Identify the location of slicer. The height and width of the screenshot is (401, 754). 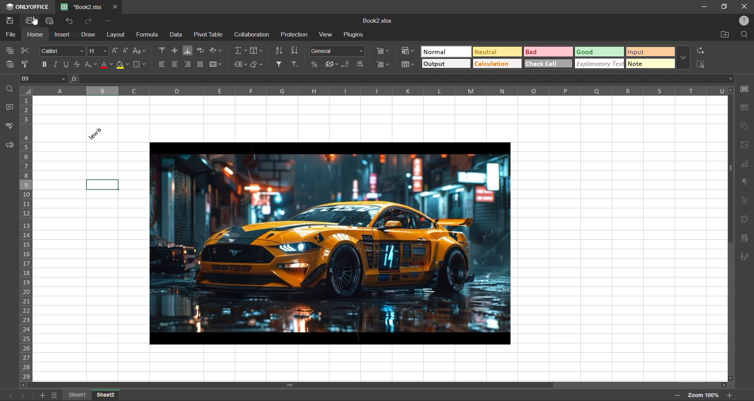
(745, 238).